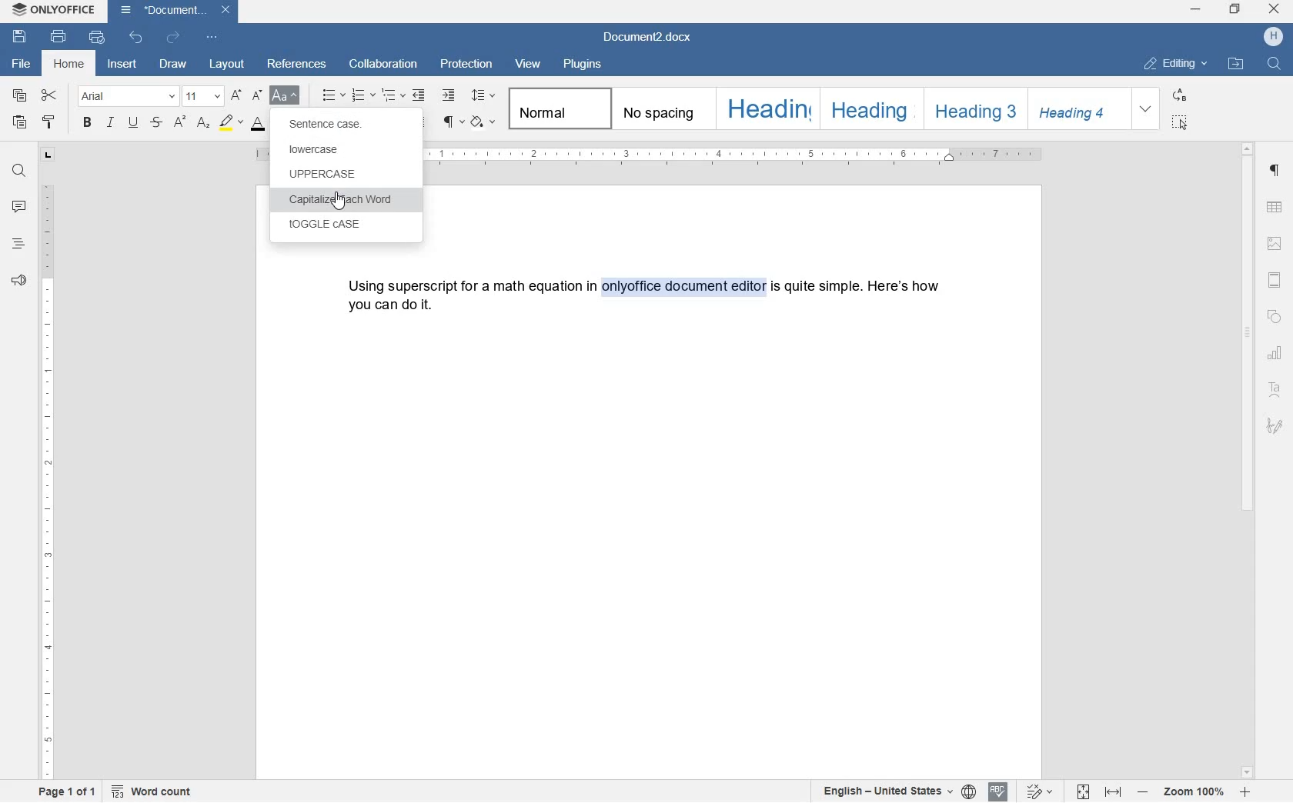 The image size is (1293, 803). I want to click on collaboration, so click(383, 65).